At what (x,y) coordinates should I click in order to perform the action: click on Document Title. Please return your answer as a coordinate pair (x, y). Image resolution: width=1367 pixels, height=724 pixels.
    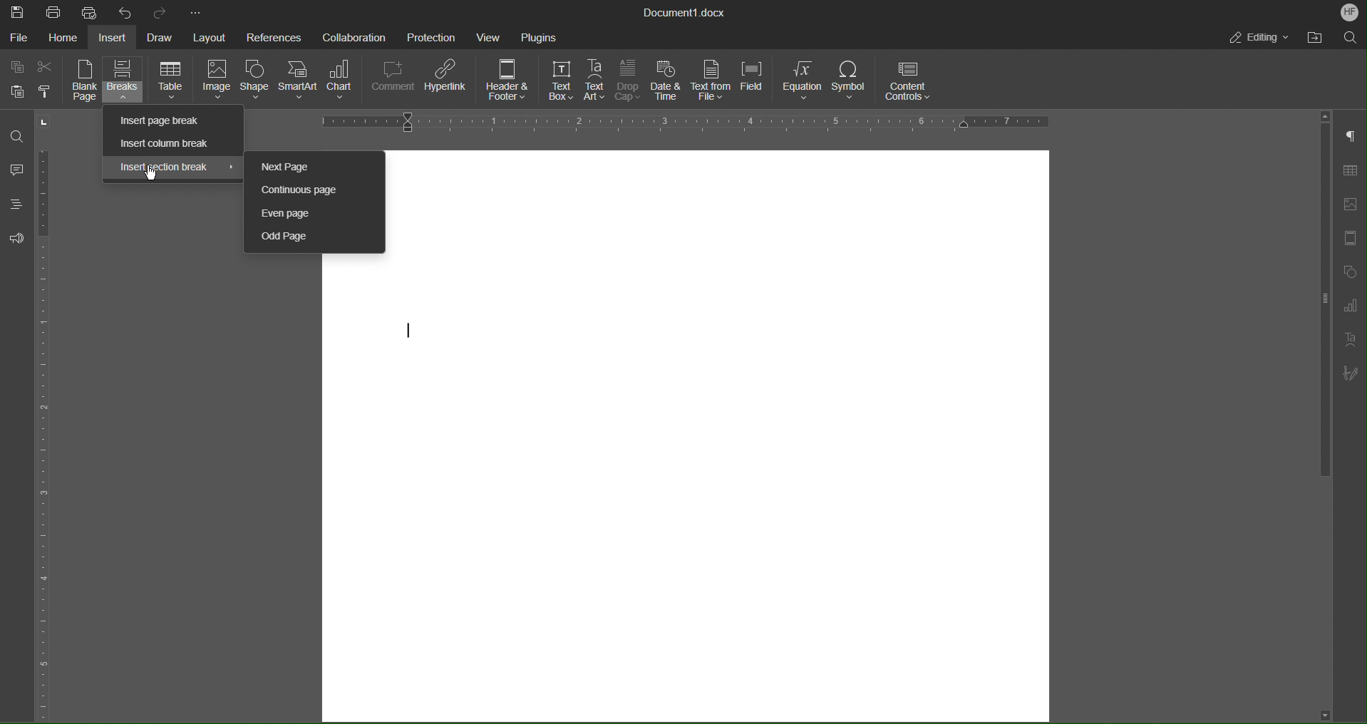
    Looking at the image, I should click on (681, 12).